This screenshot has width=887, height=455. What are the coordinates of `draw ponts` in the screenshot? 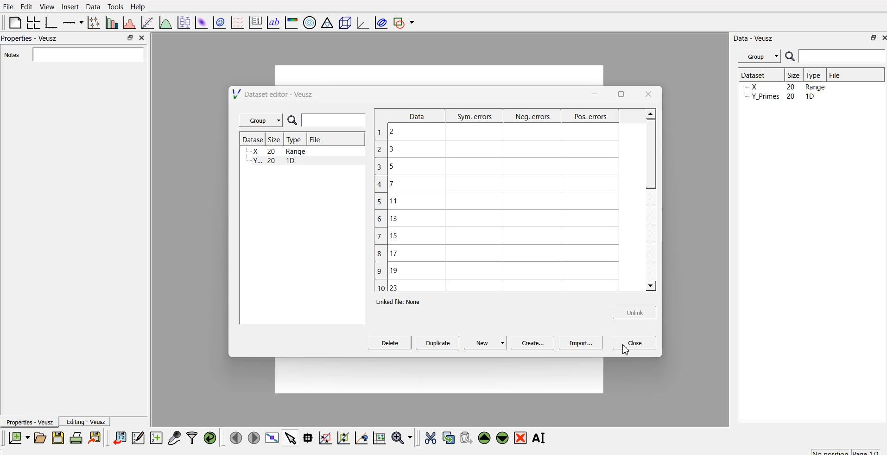 It's located at (343, 438).